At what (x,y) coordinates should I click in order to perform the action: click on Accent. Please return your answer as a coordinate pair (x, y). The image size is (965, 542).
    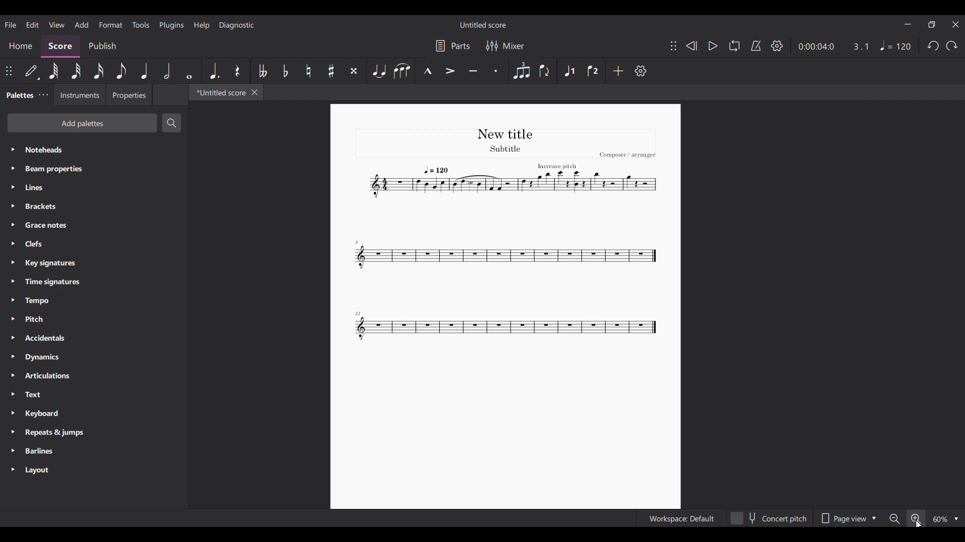
    Looking at the image, I should click on (450, 72).